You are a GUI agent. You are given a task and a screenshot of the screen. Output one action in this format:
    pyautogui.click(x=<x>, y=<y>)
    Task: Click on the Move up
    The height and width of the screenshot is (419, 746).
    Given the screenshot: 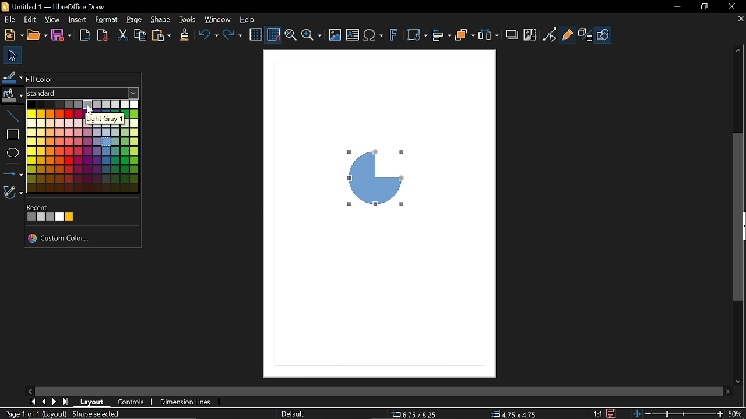 What is the action you would take?
    pyautogui.click(x=738, y=49)
    